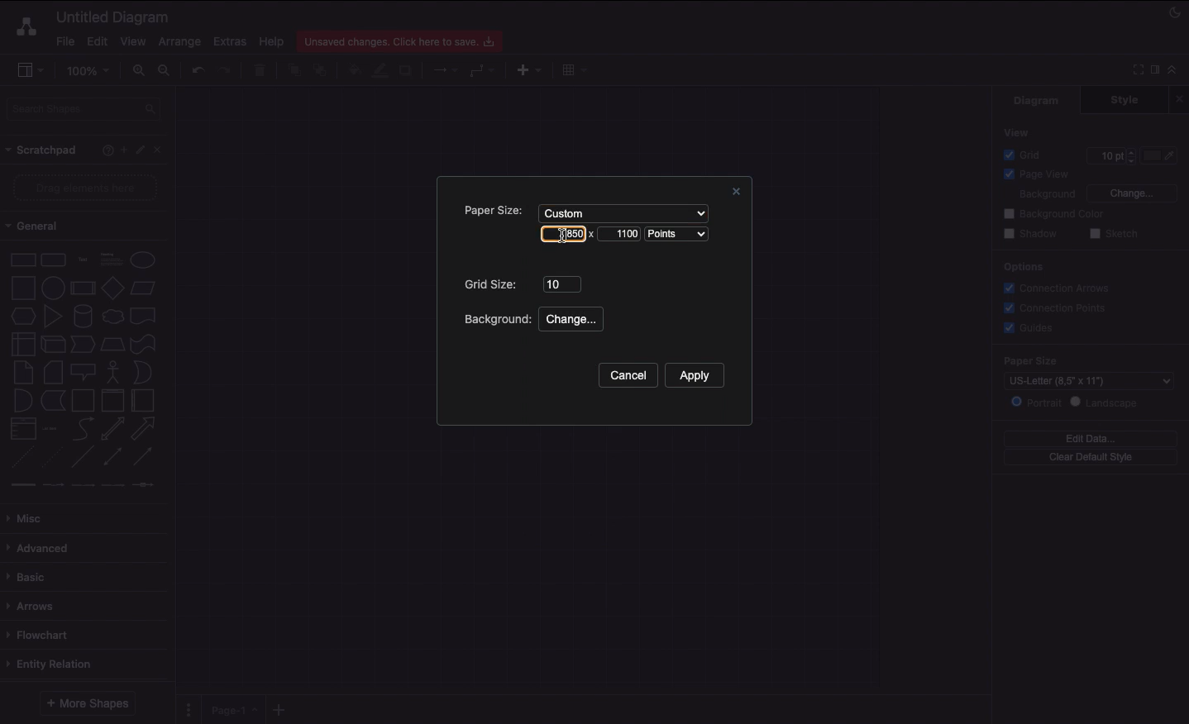 The width and height of the screenshot is (1189, 724). I want to click on Rectangle, so click(21, 259).